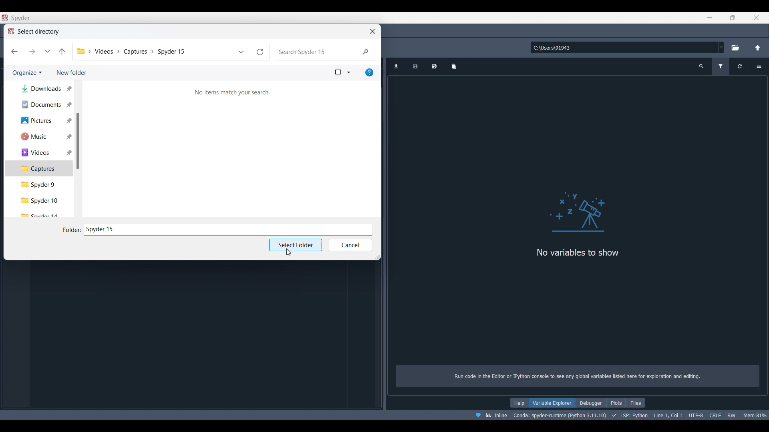  Describe the element at coordinates (636, 403) in the screenshot. I see `Files` at that location.